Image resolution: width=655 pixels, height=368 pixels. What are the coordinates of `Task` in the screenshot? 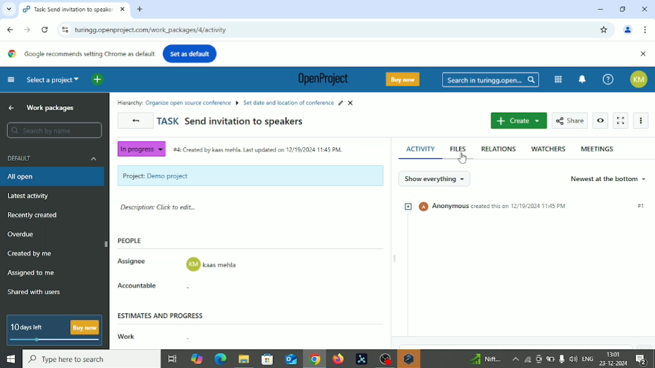 It's located at (231, 122).